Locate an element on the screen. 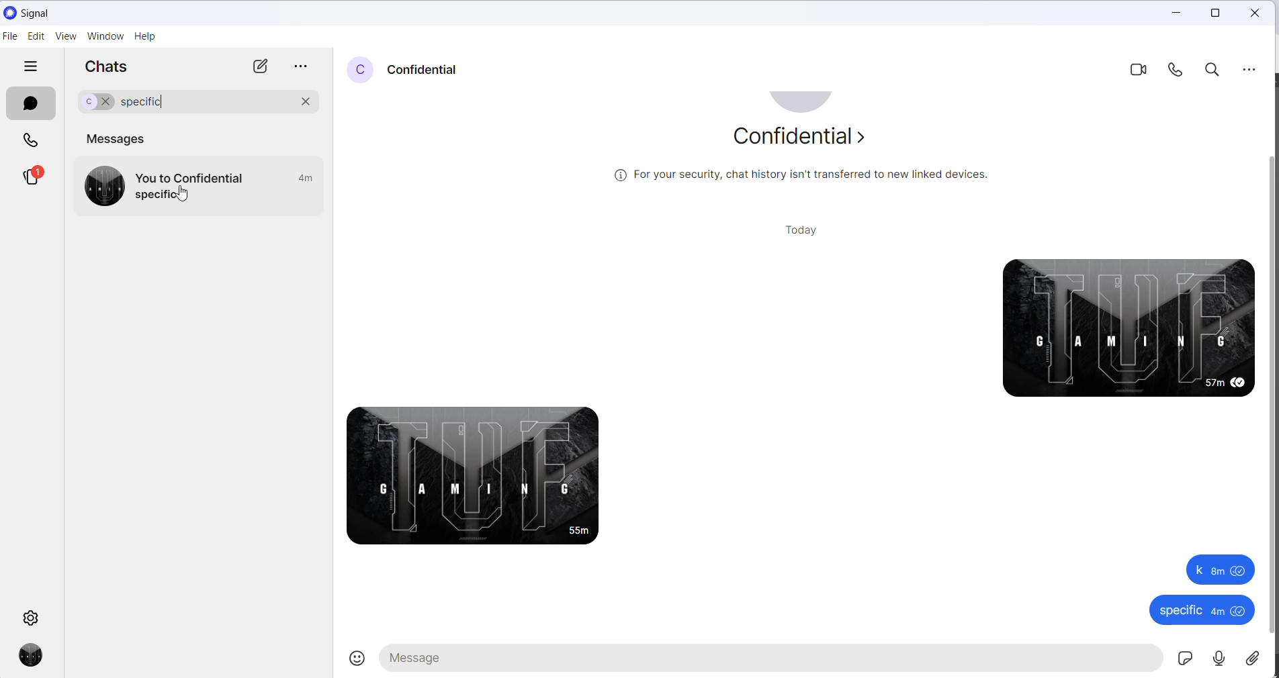 Image resolution: width=1279 pixels, height=678 pixels. cursor is located at coordinates (187, 193).